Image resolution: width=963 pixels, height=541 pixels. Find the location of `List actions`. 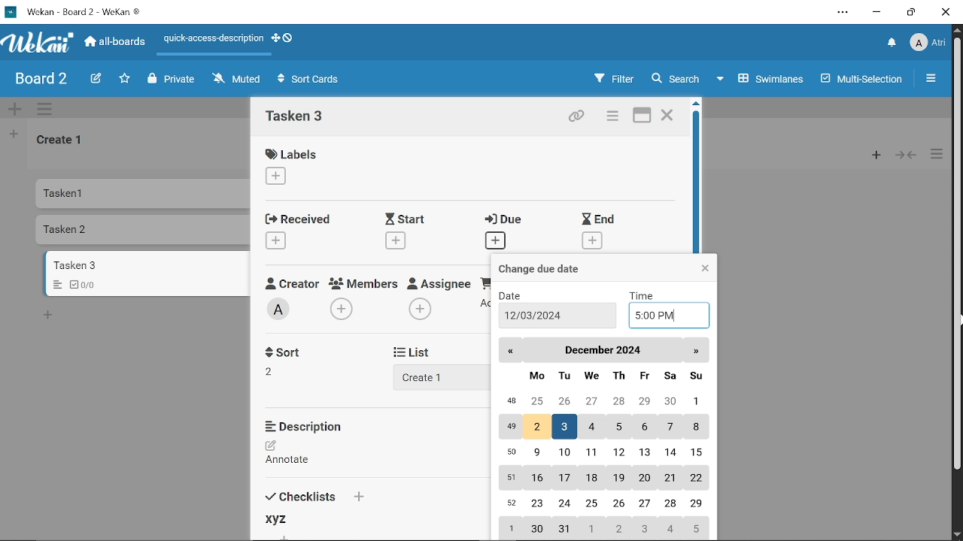

List actions is located at coordinates (938, 155).